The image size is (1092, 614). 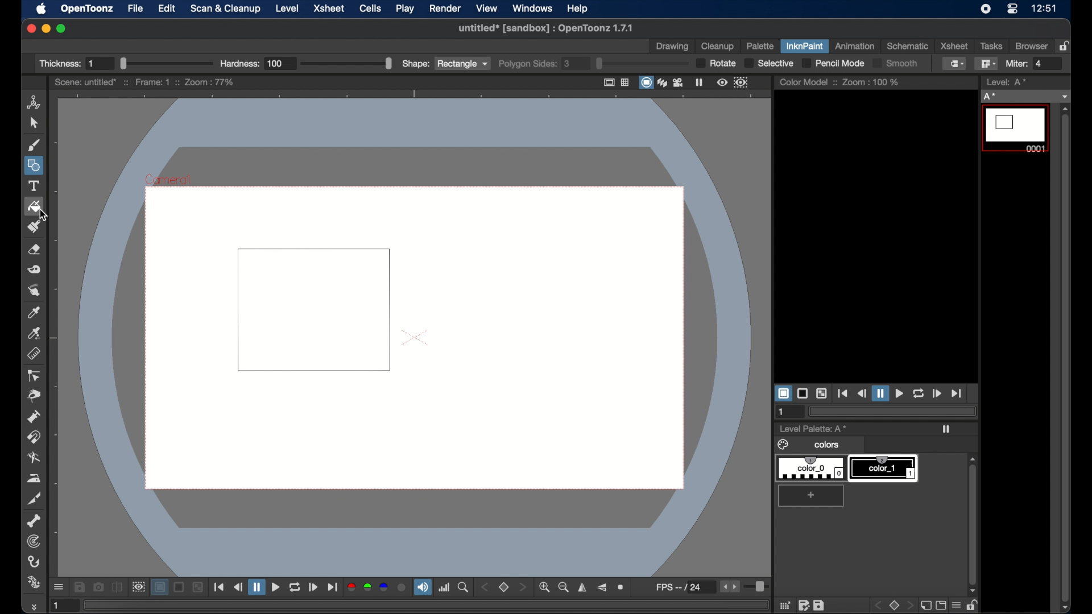 I want to click on colors, so click(x=810, y=445).